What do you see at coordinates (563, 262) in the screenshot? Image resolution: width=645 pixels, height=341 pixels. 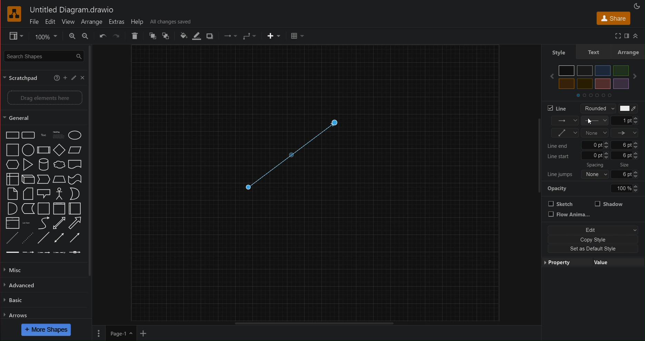 I see `Property` at bounding box center [563, 262].